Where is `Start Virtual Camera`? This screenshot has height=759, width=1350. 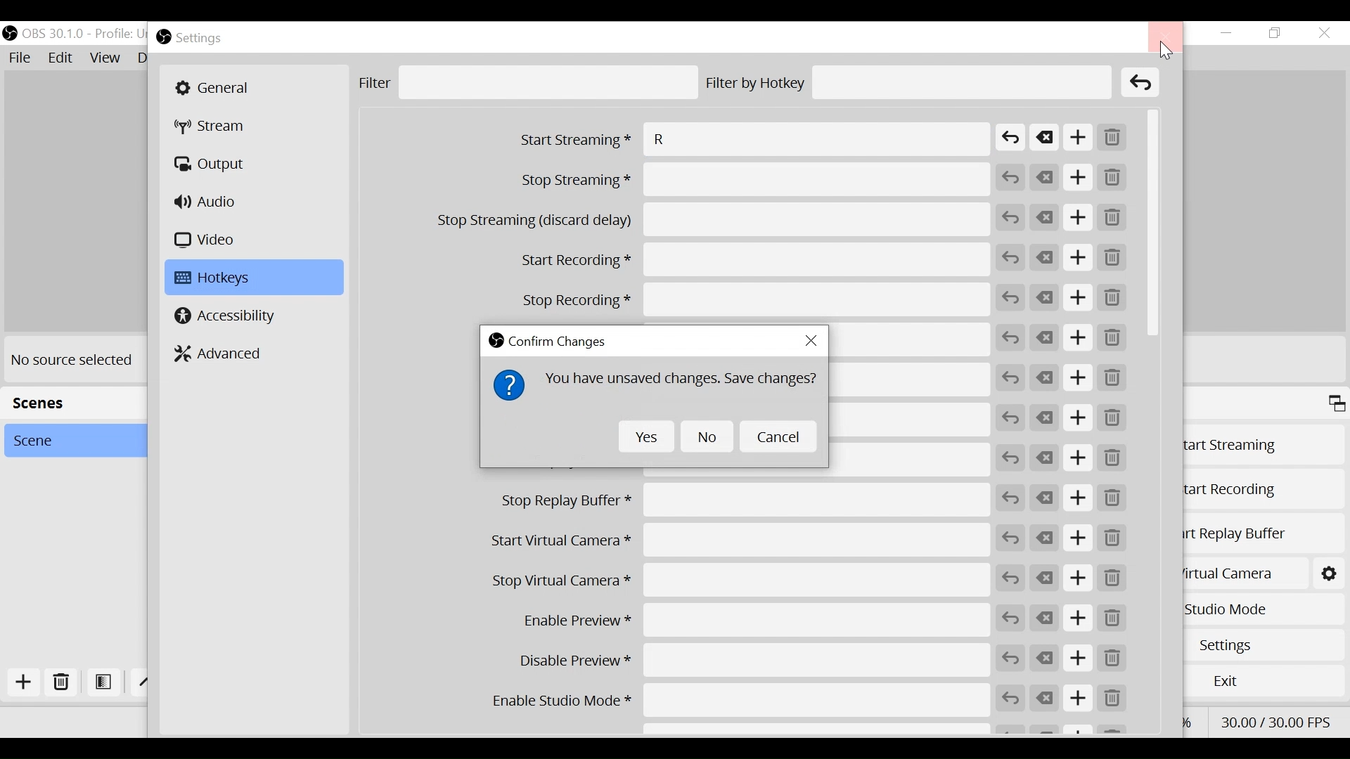
Start Virtual Camera is located at coordinates (741, 539).